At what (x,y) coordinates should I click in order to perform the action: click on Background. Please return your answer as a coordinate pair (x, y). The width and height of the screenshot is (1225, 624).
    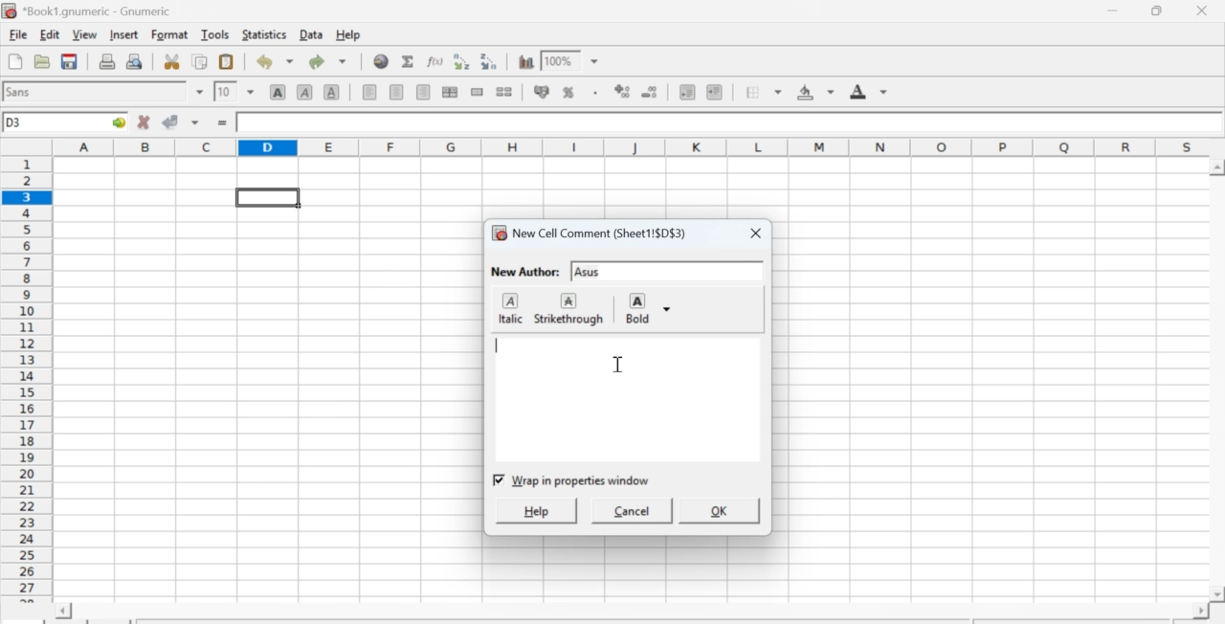
    Looking at the image, I should click on (816, 91).